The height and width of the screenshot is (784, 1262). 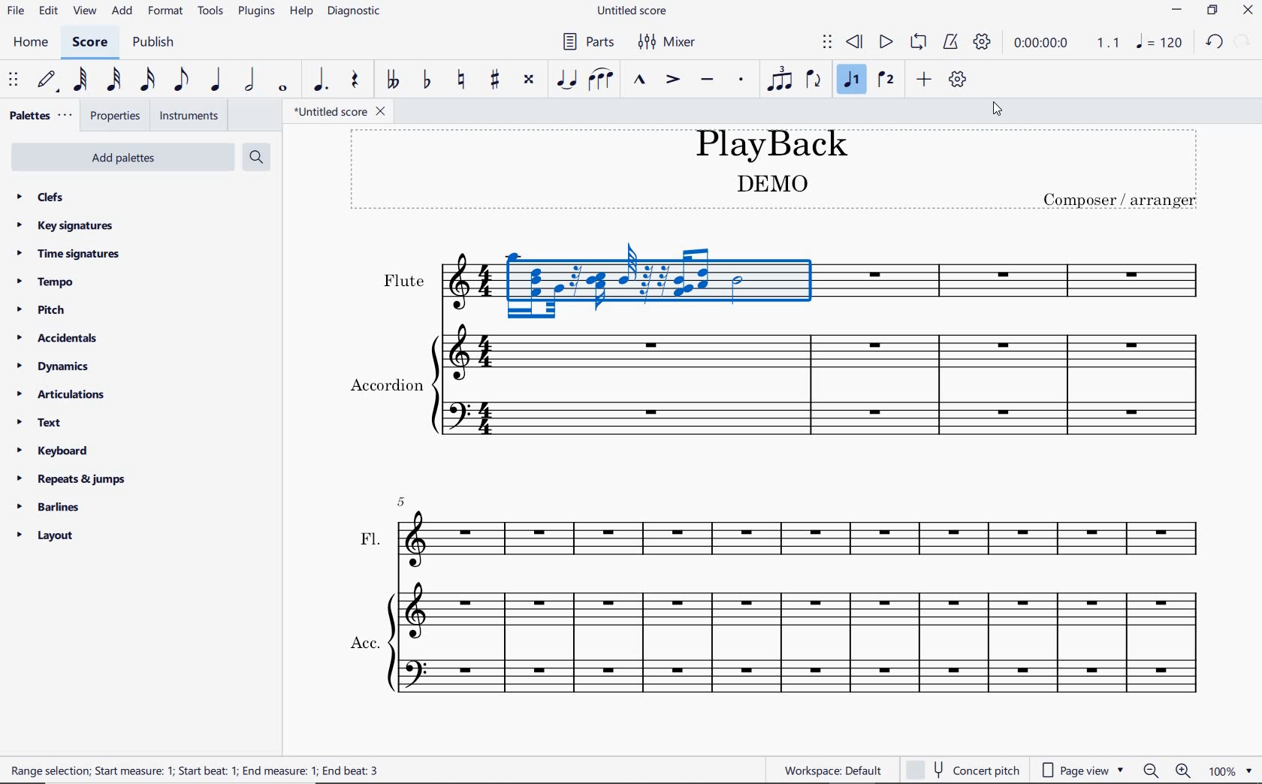 I want to click on metronome, so click(x=953, y=43).